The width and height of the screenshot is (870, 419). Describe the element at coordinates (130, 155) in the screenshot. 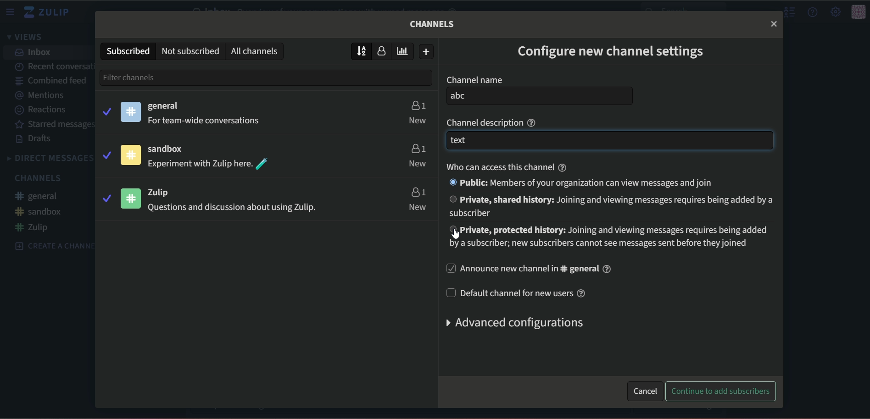

I see `icon` at that location.